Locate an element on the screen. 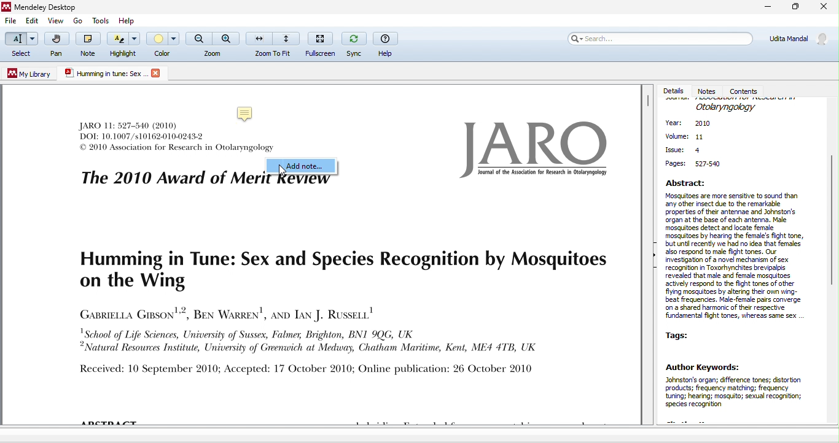  vertical scroll bar is located at coordinates (831, 217).